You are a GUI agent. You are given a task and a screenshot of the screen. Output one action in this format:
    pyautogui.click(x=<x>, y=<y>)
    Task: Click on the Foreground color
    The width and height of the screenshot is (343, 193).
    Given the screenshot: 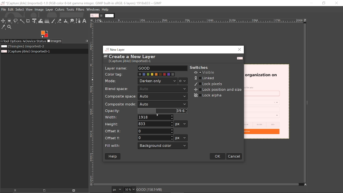 What is the action you would take?
    pyautogui.click(x=44, y=34)
    